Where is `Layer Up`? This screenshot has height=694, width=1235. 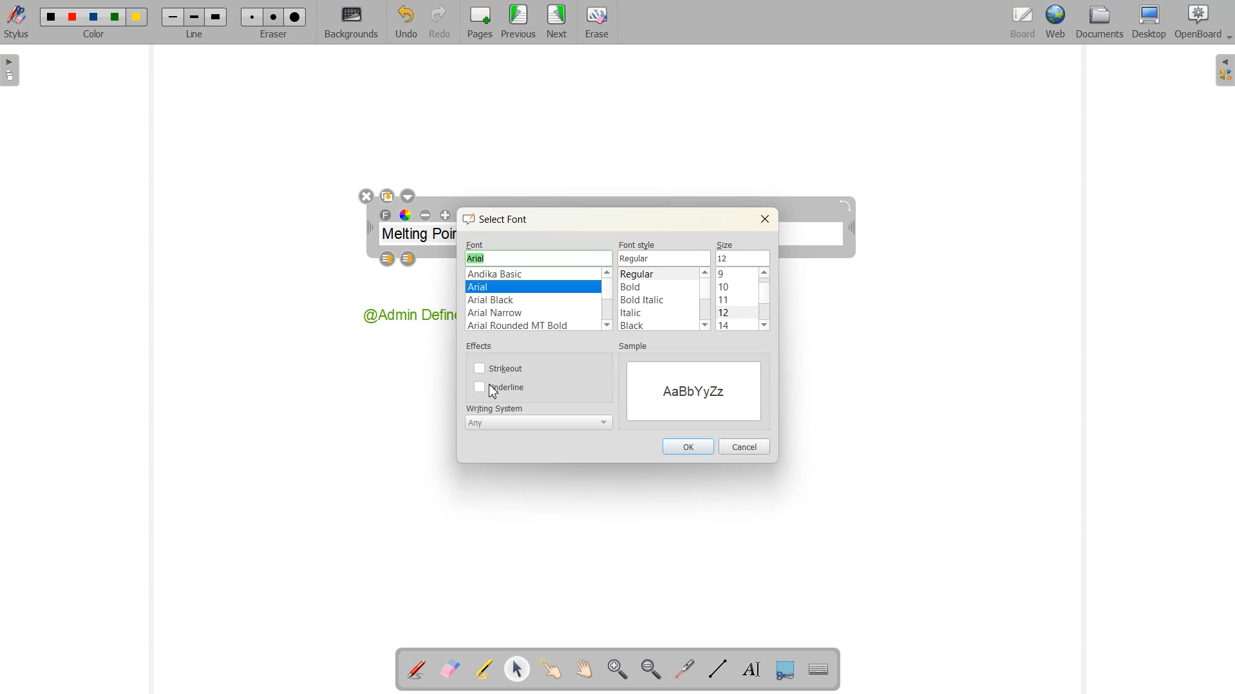 Layer Up is located at coordinates (389, 259).